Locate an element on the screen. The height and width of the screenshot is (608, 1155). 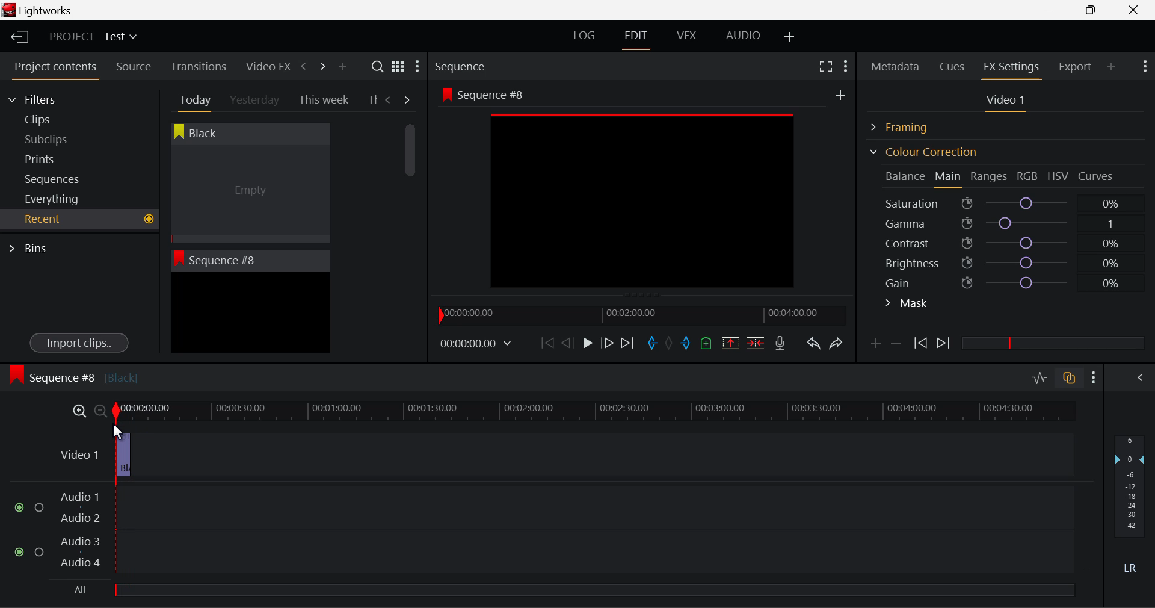
Restore Down is located at coordinates (1053, 10).